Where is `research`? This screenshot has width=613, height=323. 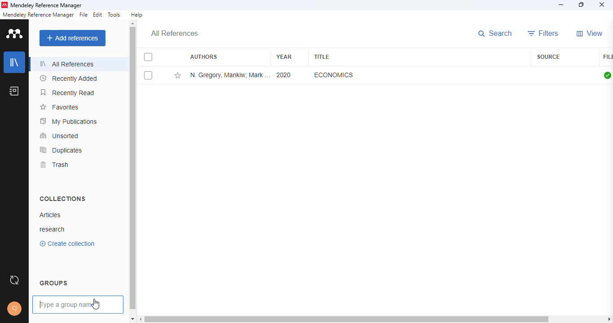
research is located at coordinates (52, 229).